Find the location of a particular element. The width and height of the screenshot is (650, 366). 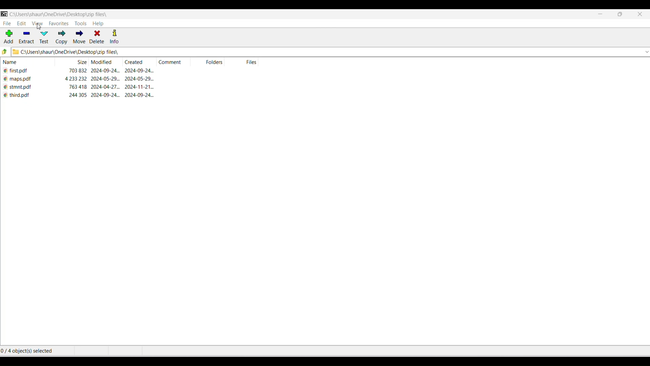

size is located at coordinates (80, 62).